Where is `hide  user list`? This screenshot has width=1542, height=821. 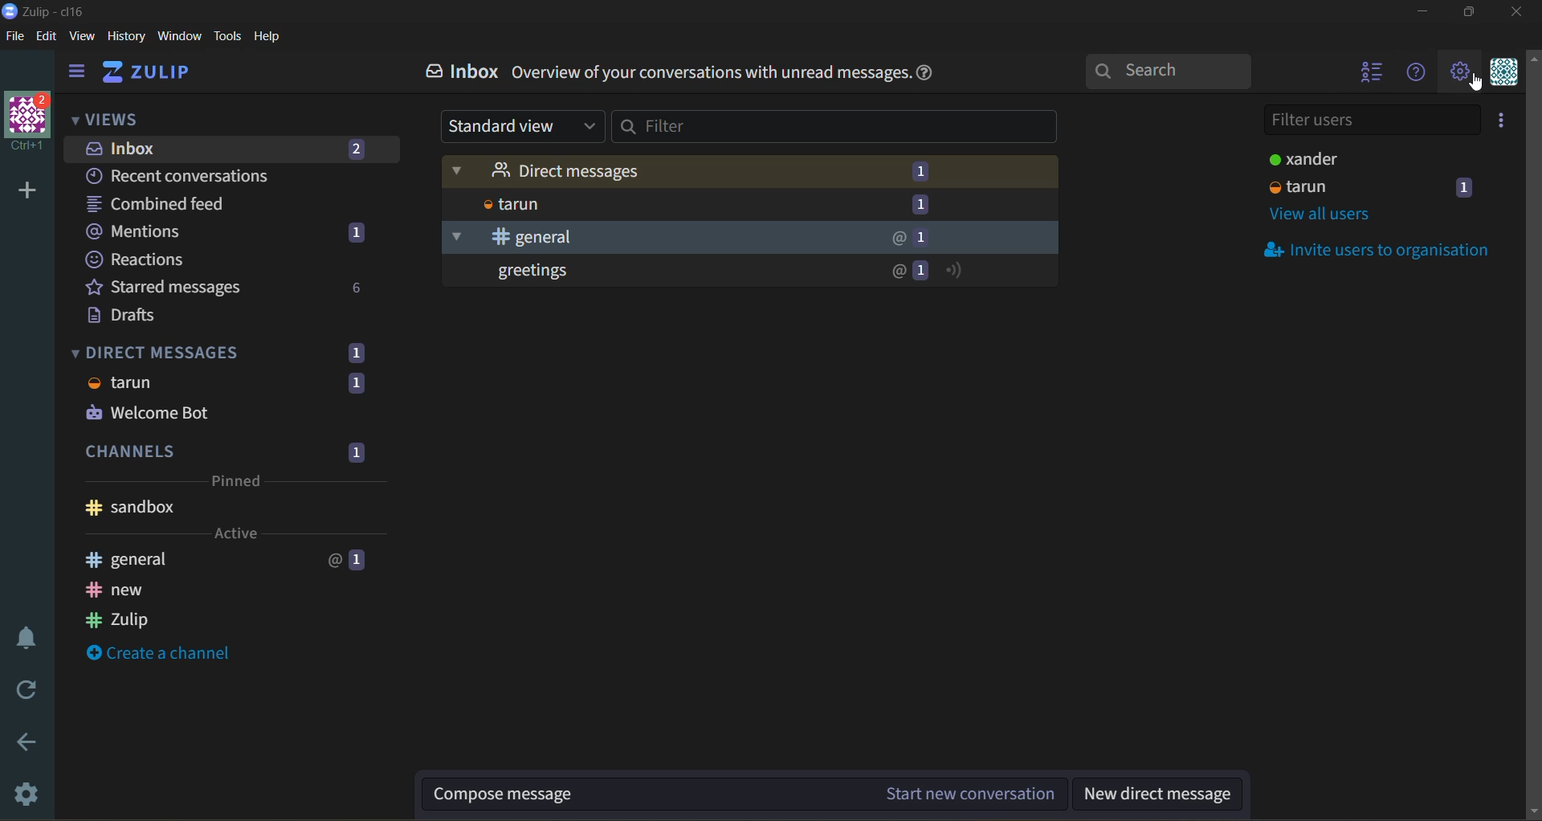
hide  user list is located at coordinates (1369, 71).